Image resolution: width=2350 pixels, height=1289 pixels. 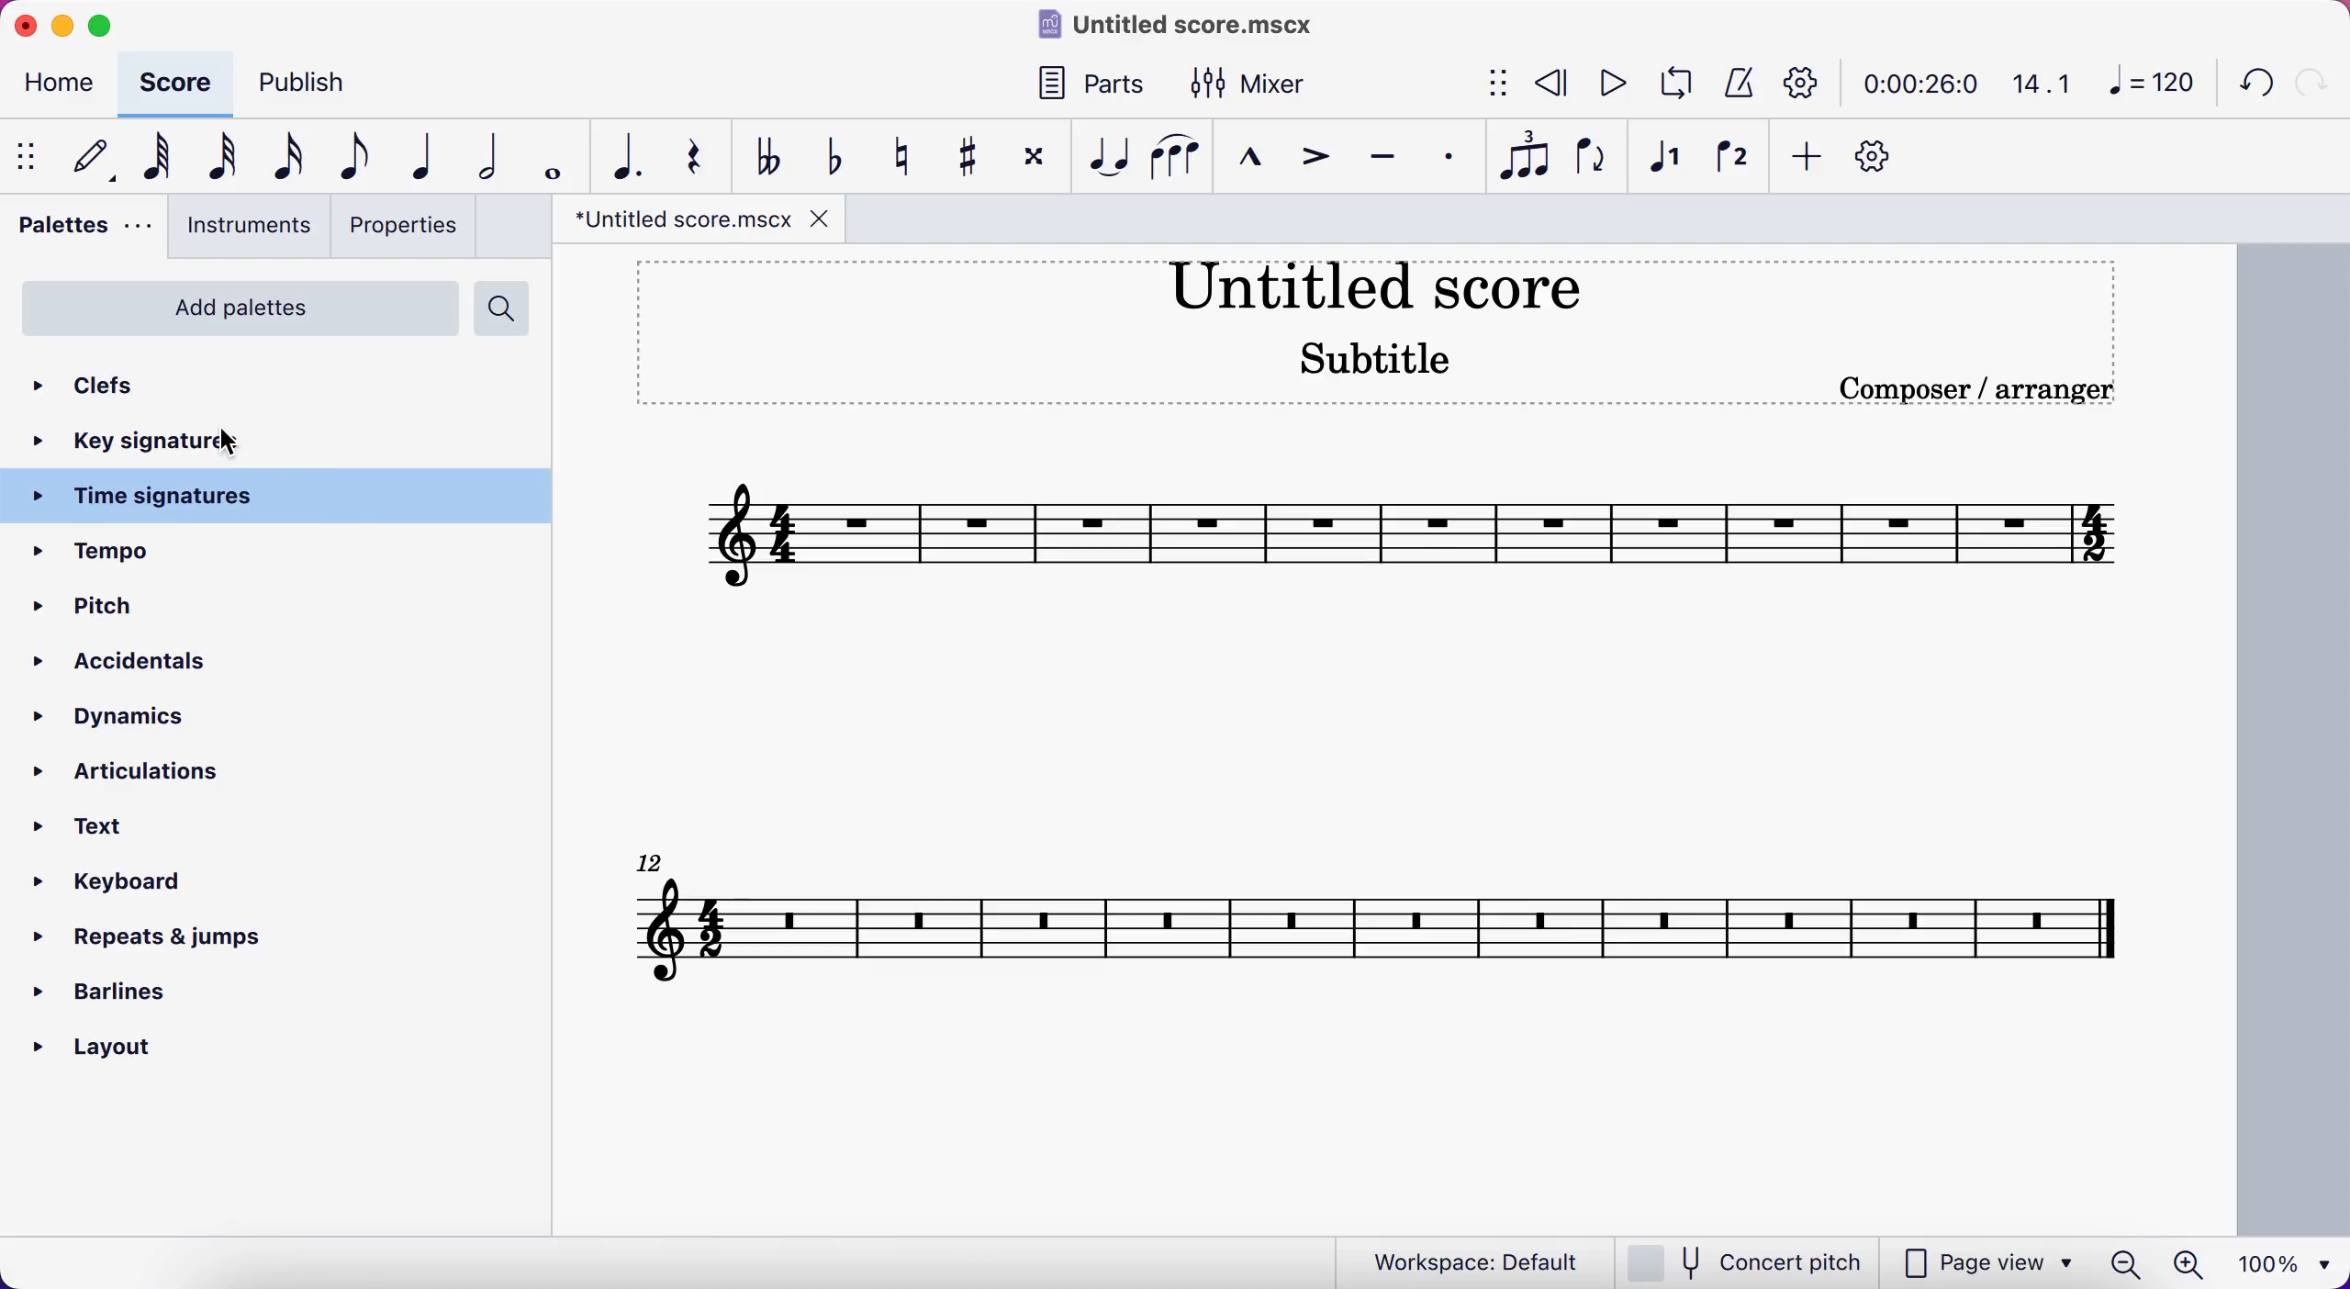 What do you see at coordinates (1986, 1261) in the screenshot?
I see `page view` at bounding box center [1986, 1261].